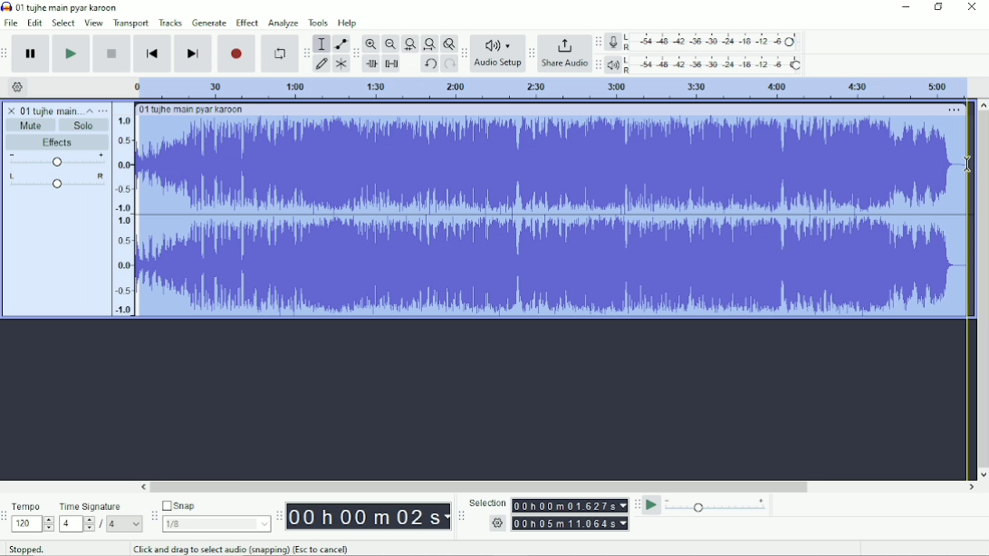 The image size is (989, 556). What do you see at coordinates (57, 159) in the screenshot?
I see `Volume` at bounding box center [57, 159].